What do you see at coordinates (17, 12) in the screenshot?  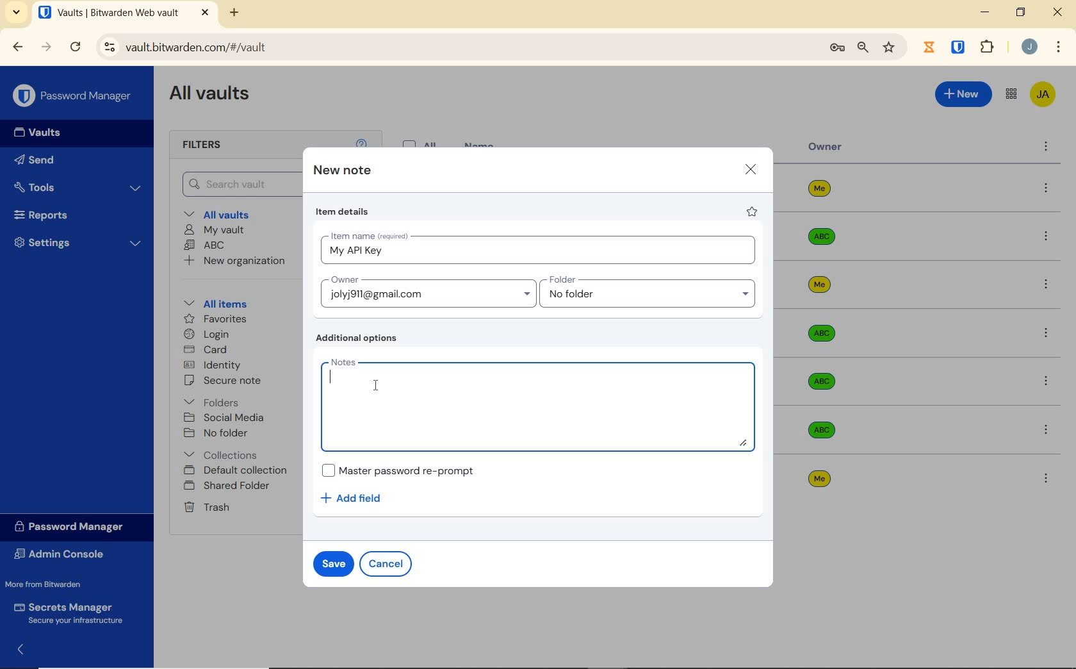 I see `search tabs` at bounding box center [17, 12].